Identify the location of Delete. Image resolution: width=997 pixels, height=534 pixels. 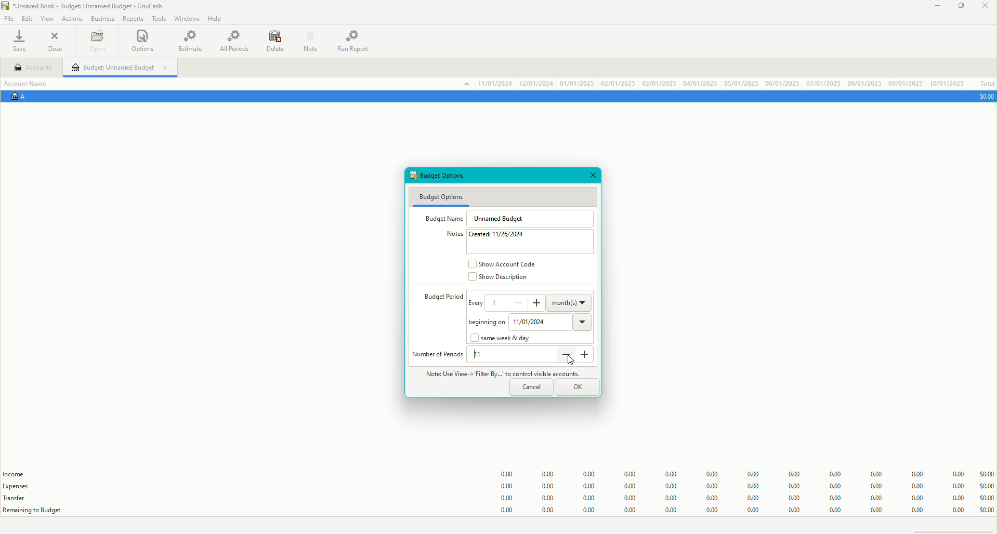
(276, 42).